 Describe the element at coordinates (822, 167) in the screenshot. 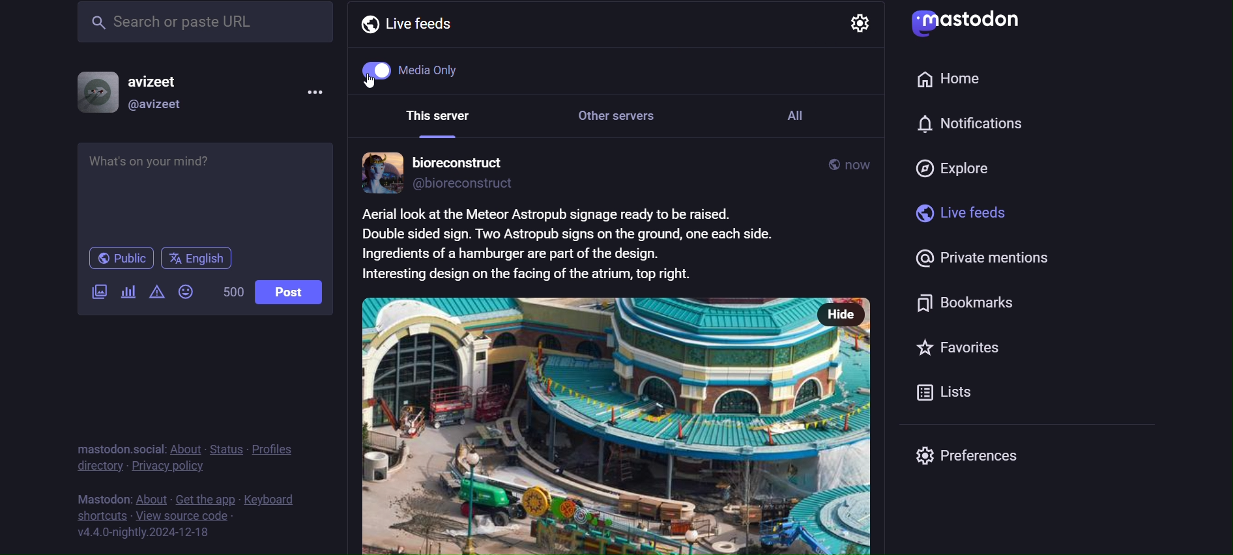

I see `public post` at that location.